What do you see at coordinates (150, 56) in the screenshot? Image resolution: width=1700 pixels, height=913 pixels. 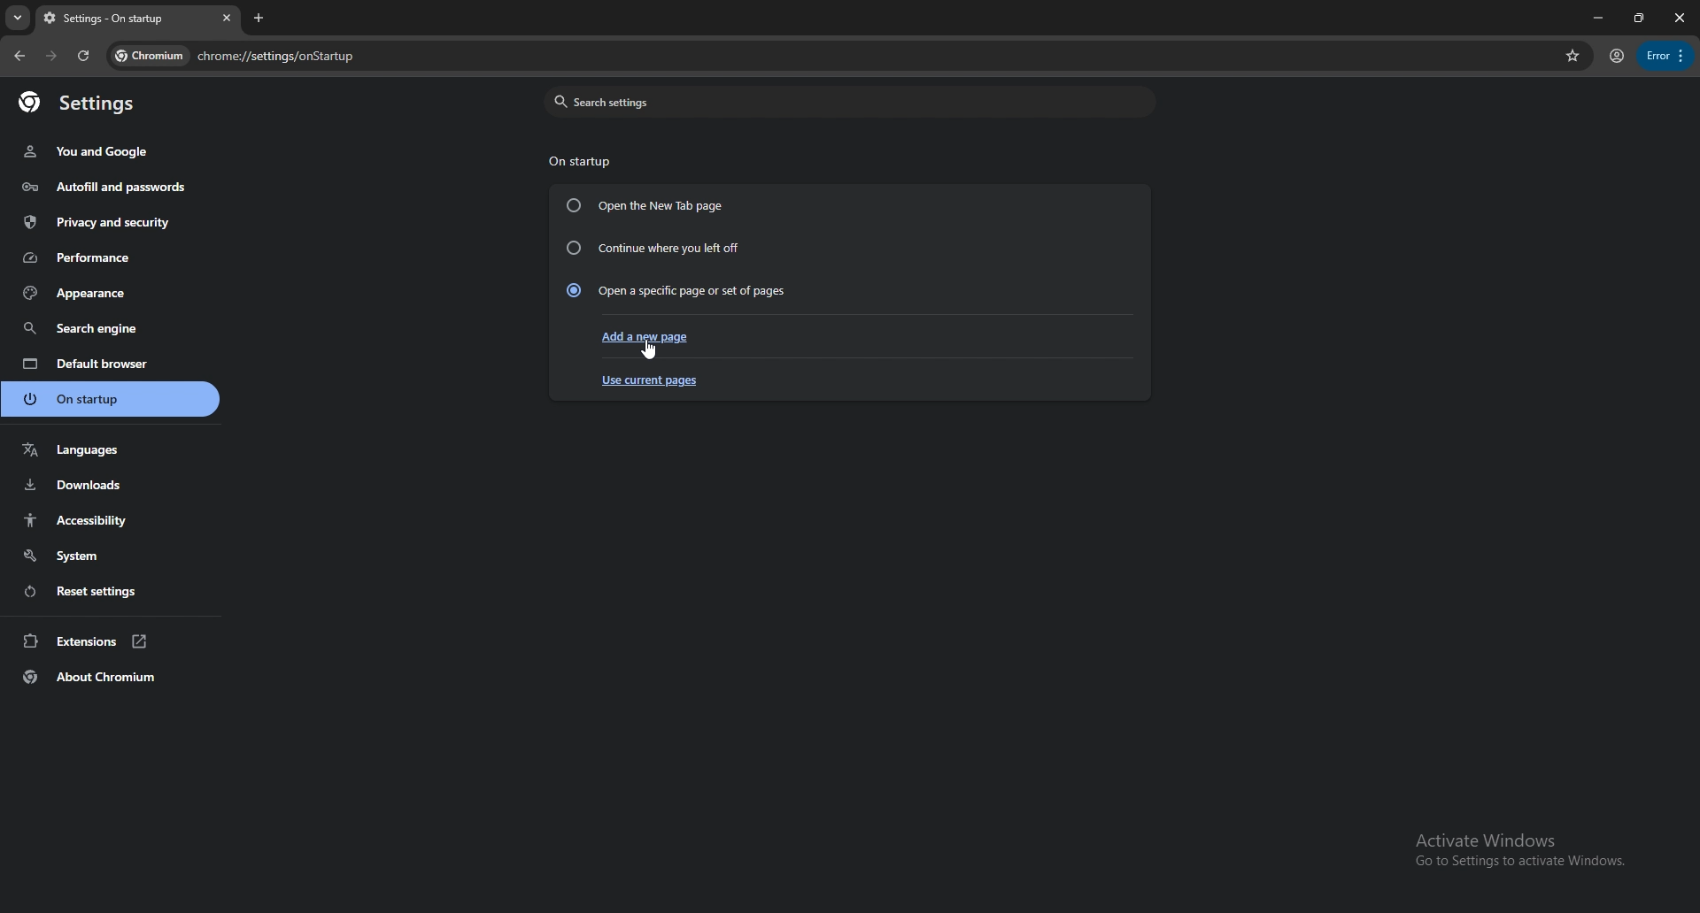 I see `chromium` at bounding box center [150, 56].